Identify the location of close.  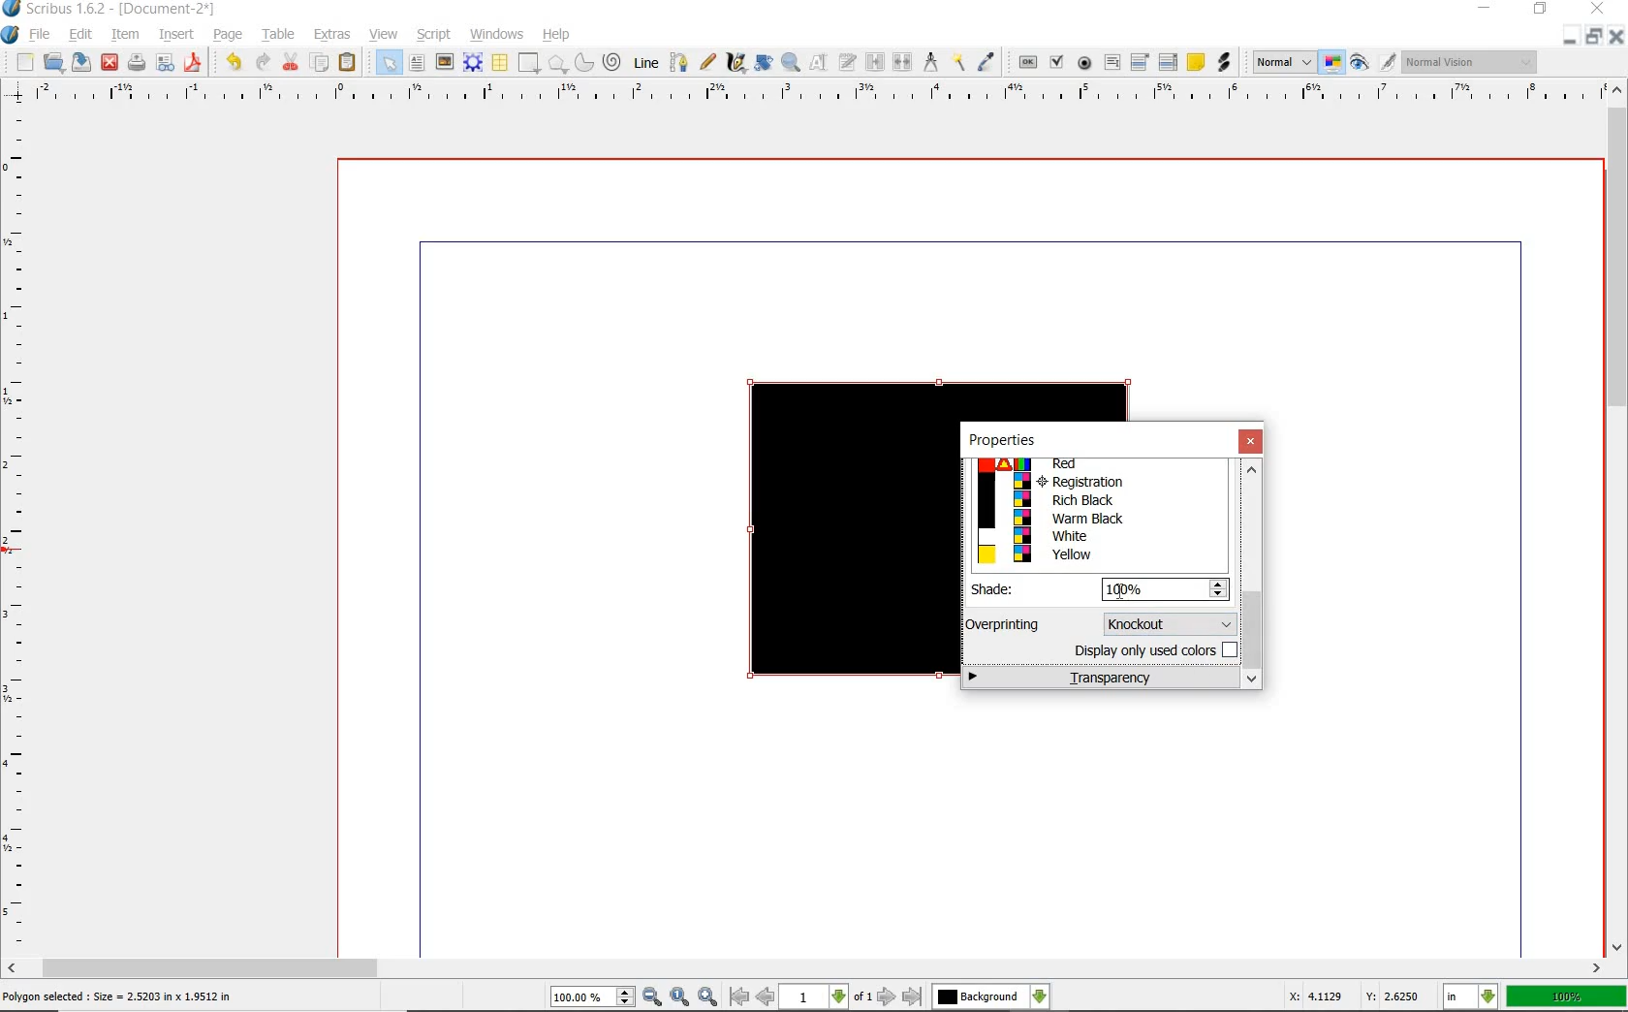
(109, 64).